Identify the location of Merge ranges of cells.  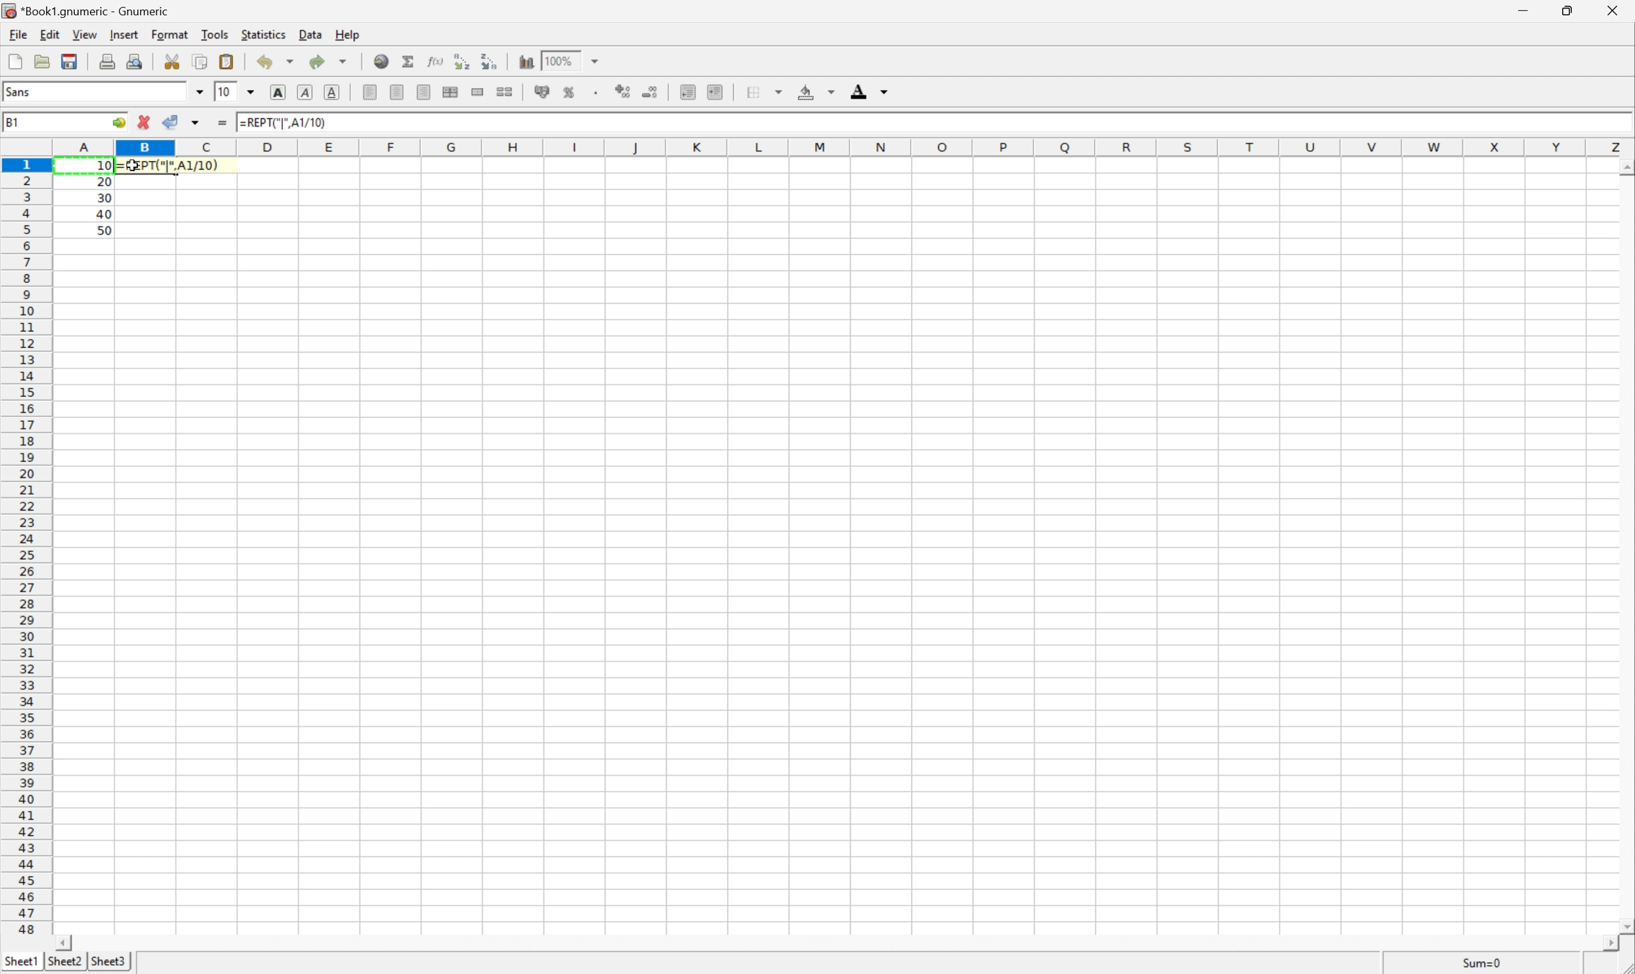
(476, 92).